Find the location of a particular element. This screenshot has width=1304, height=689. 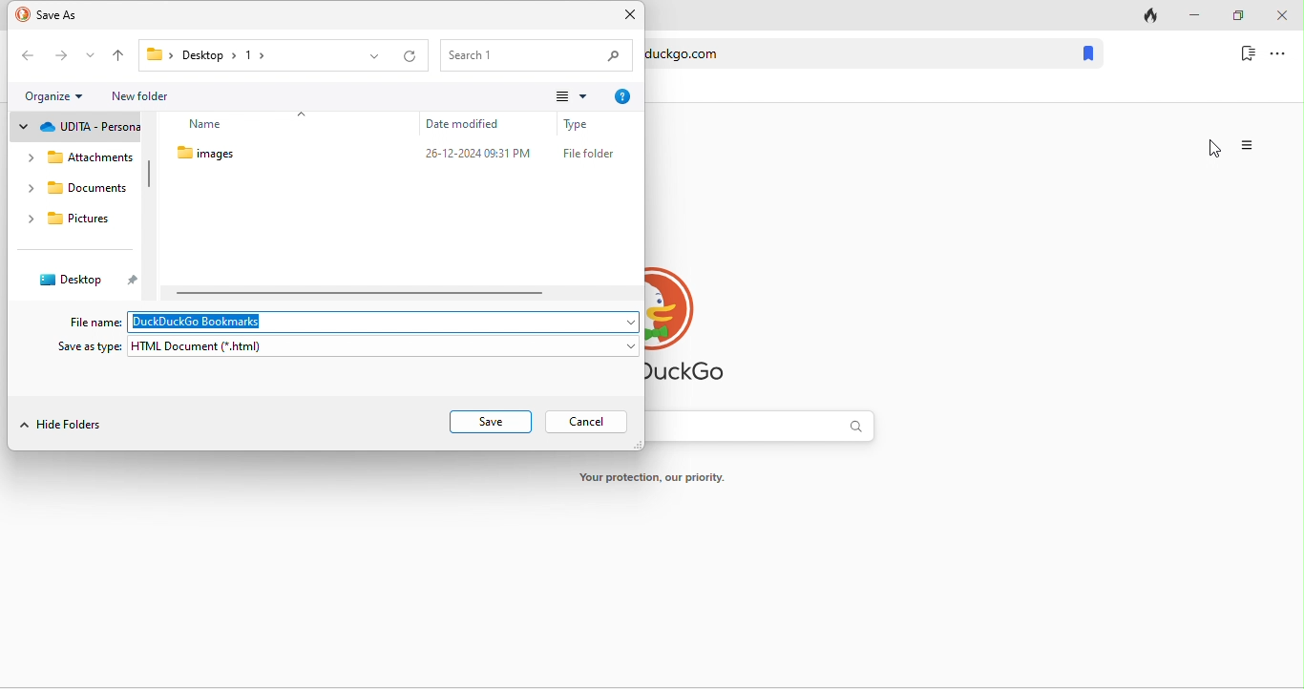

duck duck go logo is located at coordinates (701, 328).